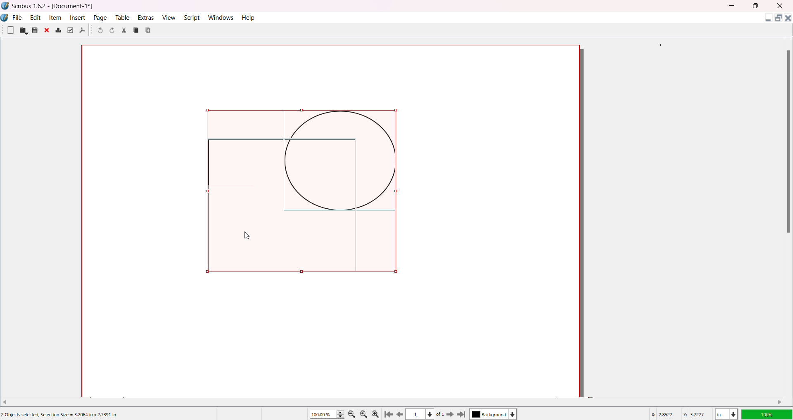 This screenshot has width=793, height=420. I want to click on Copy, so click(136, 30).